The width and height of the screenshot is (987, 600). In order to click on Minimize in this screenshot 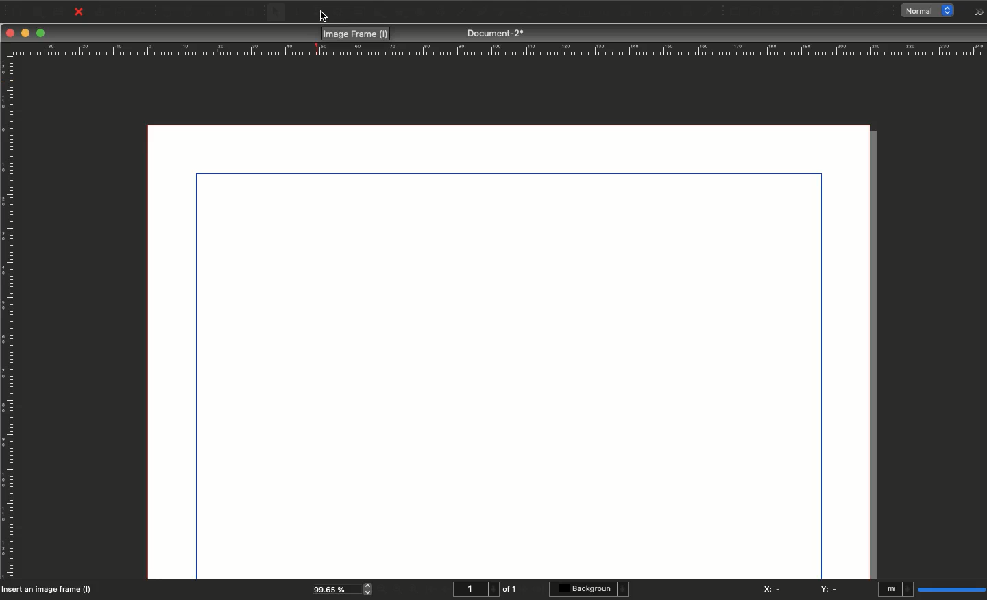, I will do `click(27, 34)`.